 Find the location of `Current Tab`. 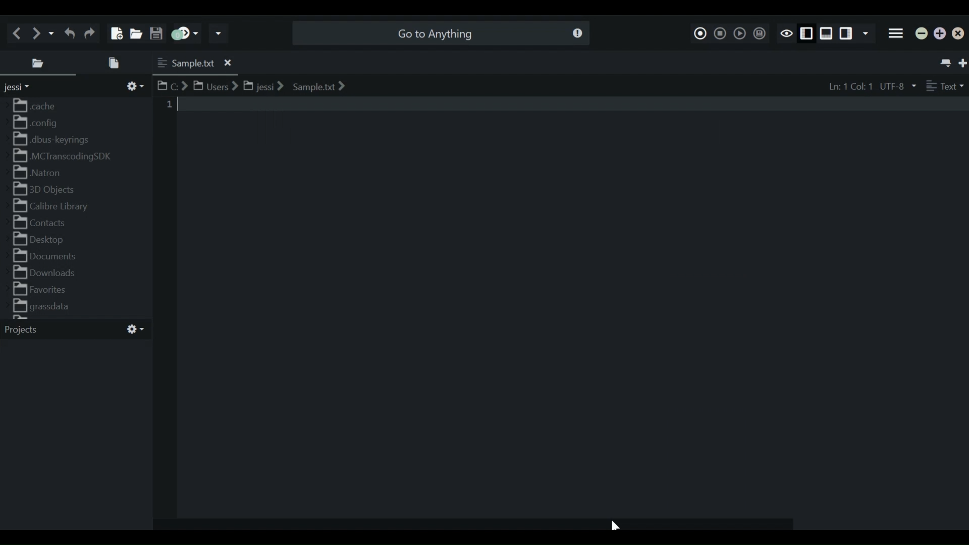

Current Tab is located at coordinates (193, 64).